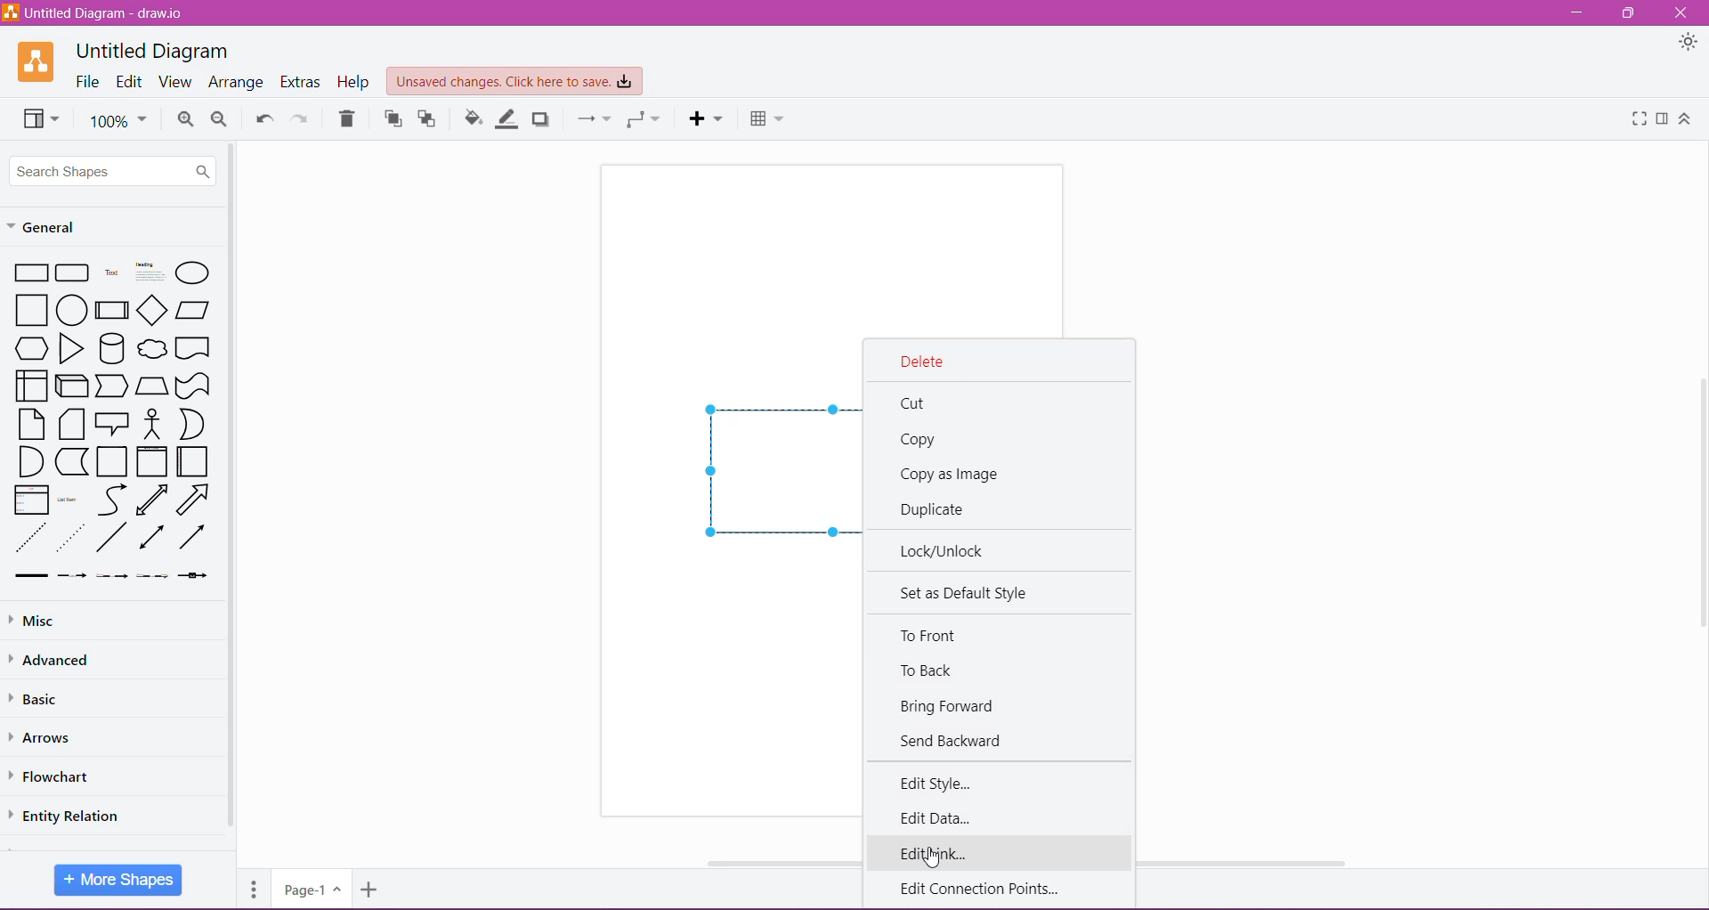 The image size is (1709, 910). I want to click on Close, so click(1680, 12).